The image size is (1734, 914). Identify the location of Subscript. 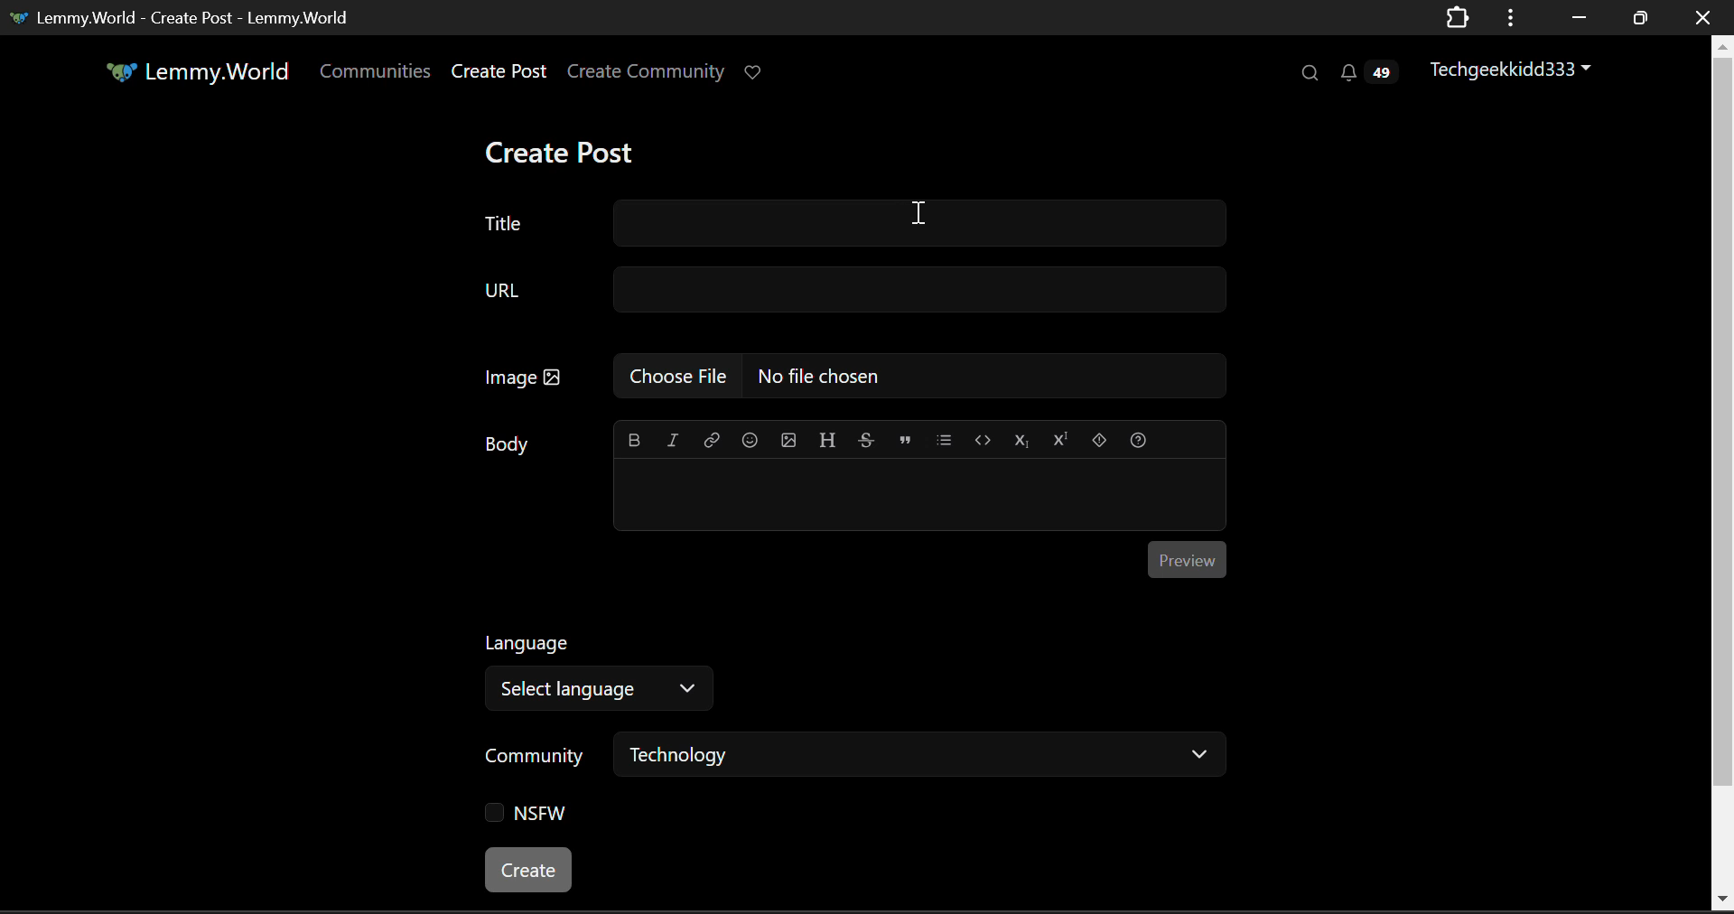
(1021, 442).